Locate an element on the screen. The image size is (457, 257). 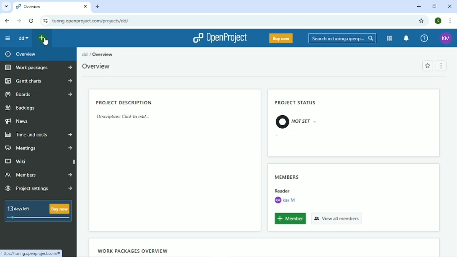
Help is located at coordinates (424, 38).